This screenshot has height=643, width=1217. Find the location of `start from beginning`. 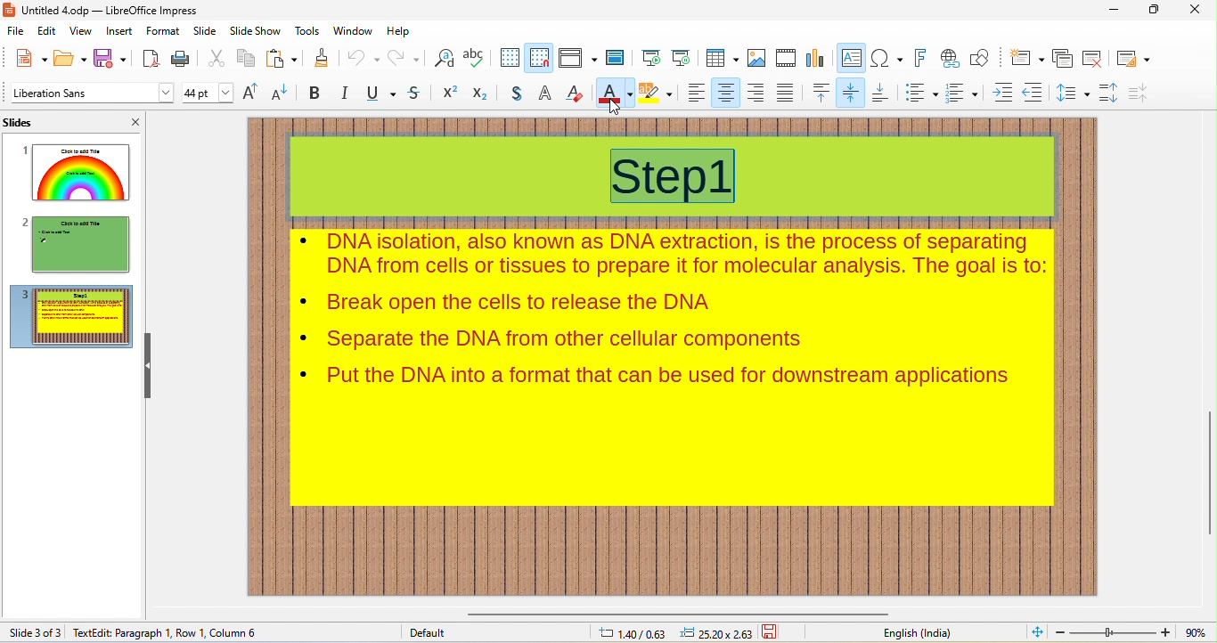

start from beginning is located at coordinates (649, 56).